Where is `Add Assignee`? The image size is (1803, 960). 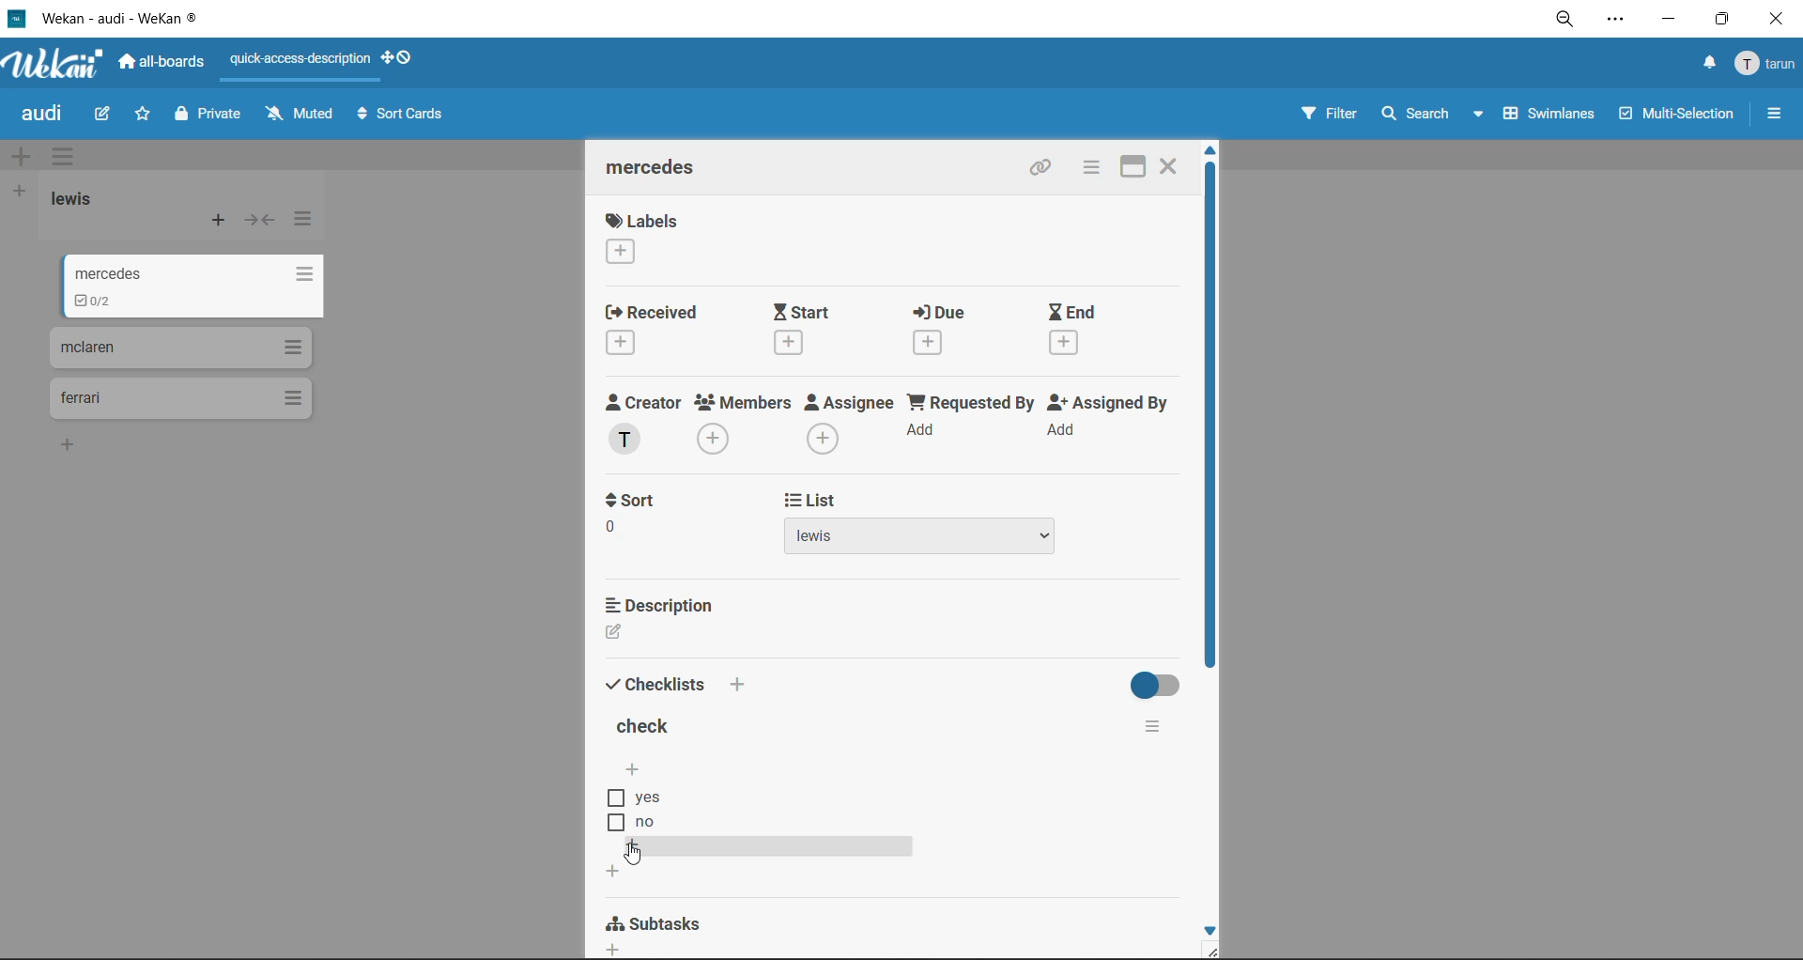
Add Assignee is located at coordinates (825, 437).